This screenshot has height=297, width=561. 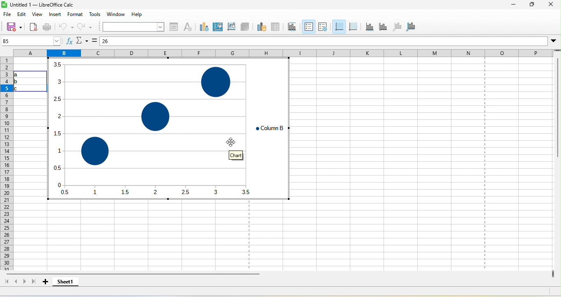 I want to click on format, so click(x=74, y=15).